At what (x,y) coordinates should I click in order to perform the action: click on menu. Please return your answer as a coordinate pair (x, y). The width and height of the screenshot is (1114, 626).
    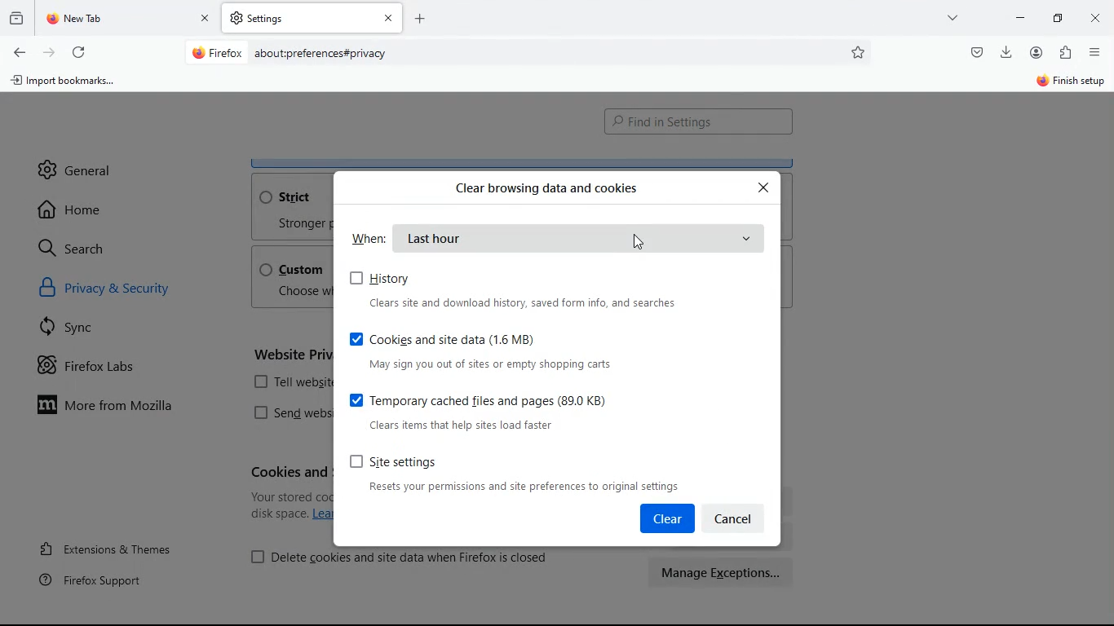
    Looking at the image, I should click on (1095, 52).